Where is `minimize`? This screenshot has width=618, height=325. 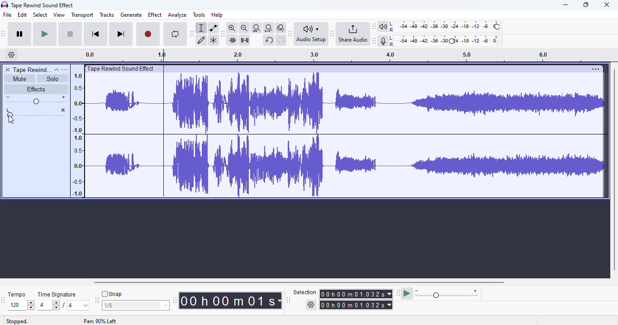
minimize is located at coordinates (566, 5).